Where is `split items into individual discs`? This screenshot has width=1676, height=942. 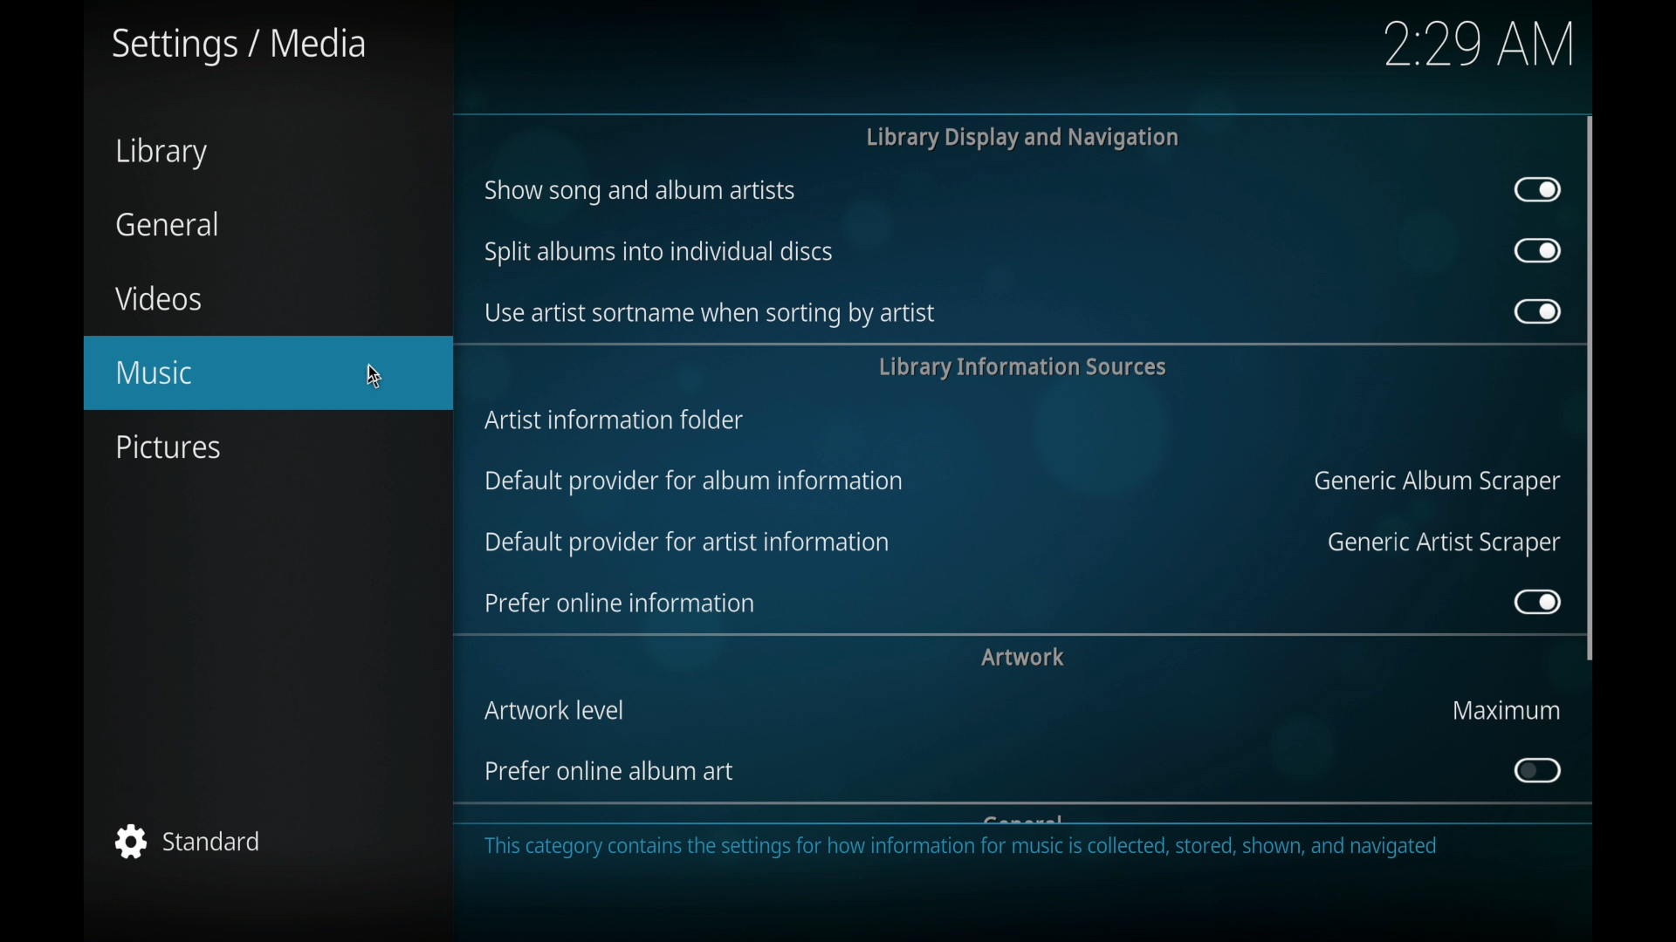
split items into individual discs is located at coordinates (655, 254).